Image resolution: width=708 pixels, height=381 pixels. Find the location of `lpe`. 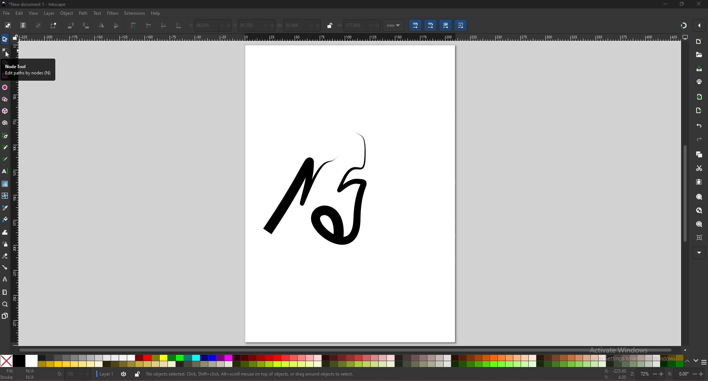

lpe is located at coordinates (6, 280).